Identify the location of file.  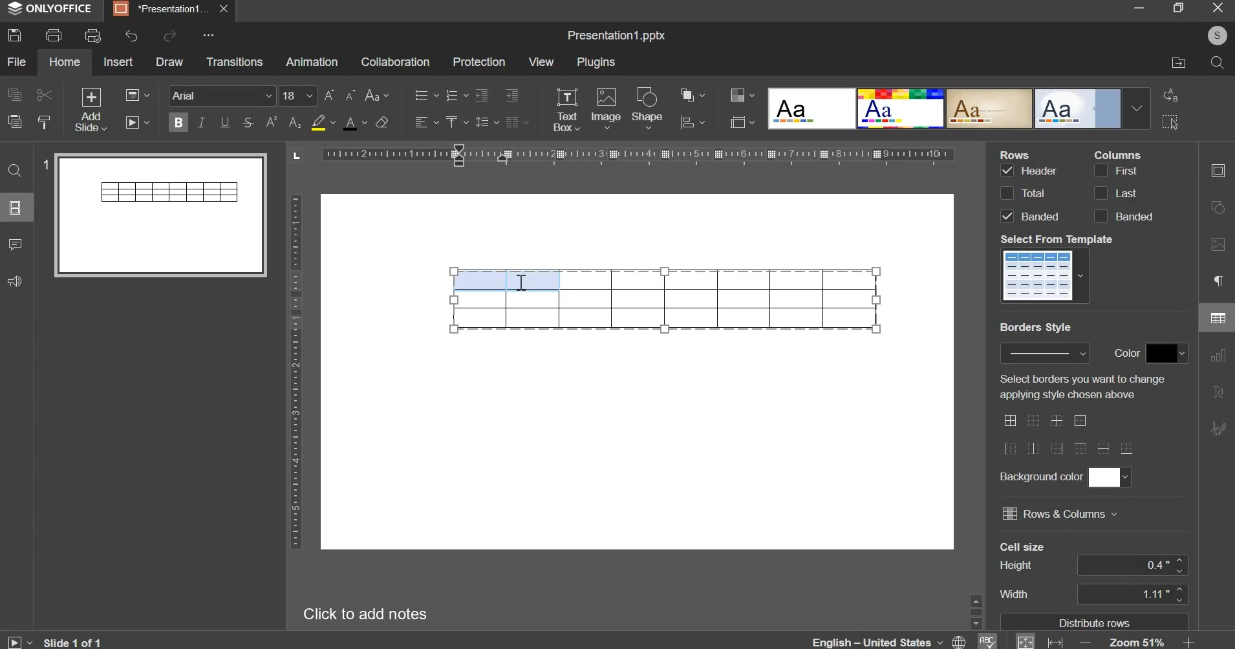
(17, 61).